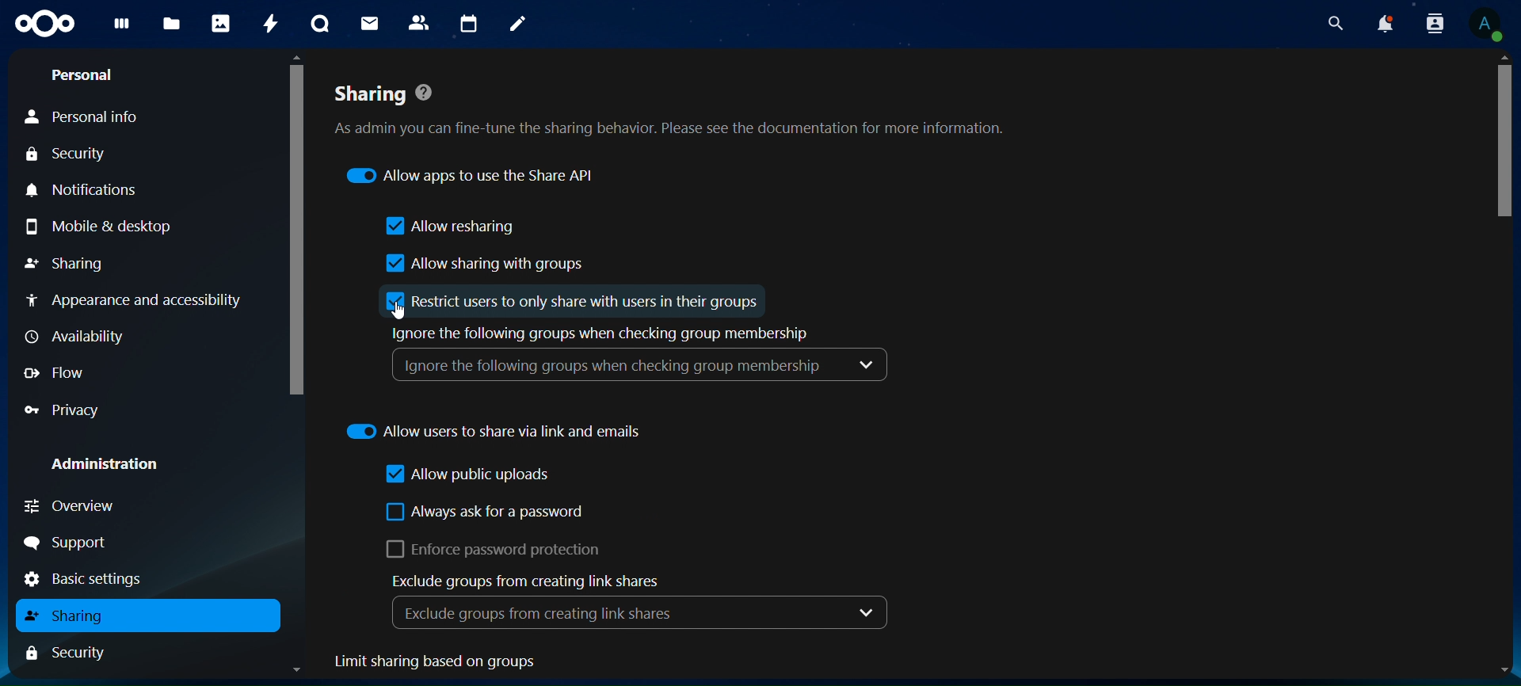 Image resolution: width=1521 pixels, height=686 pixels. I want to click on activity, so click(273, 25).